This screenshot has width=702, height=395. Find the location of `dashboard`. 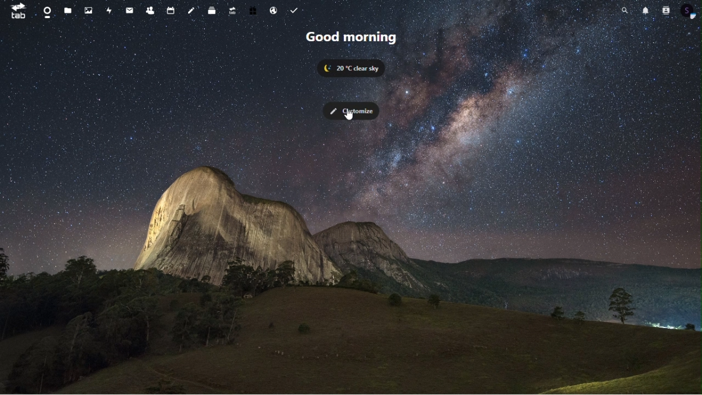

dashboard is located at coordinates (44, 10).